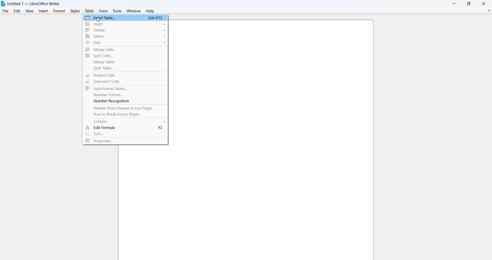 This screenshot has height=260, width=492. I want to click on protect cells, so click(124, 76).